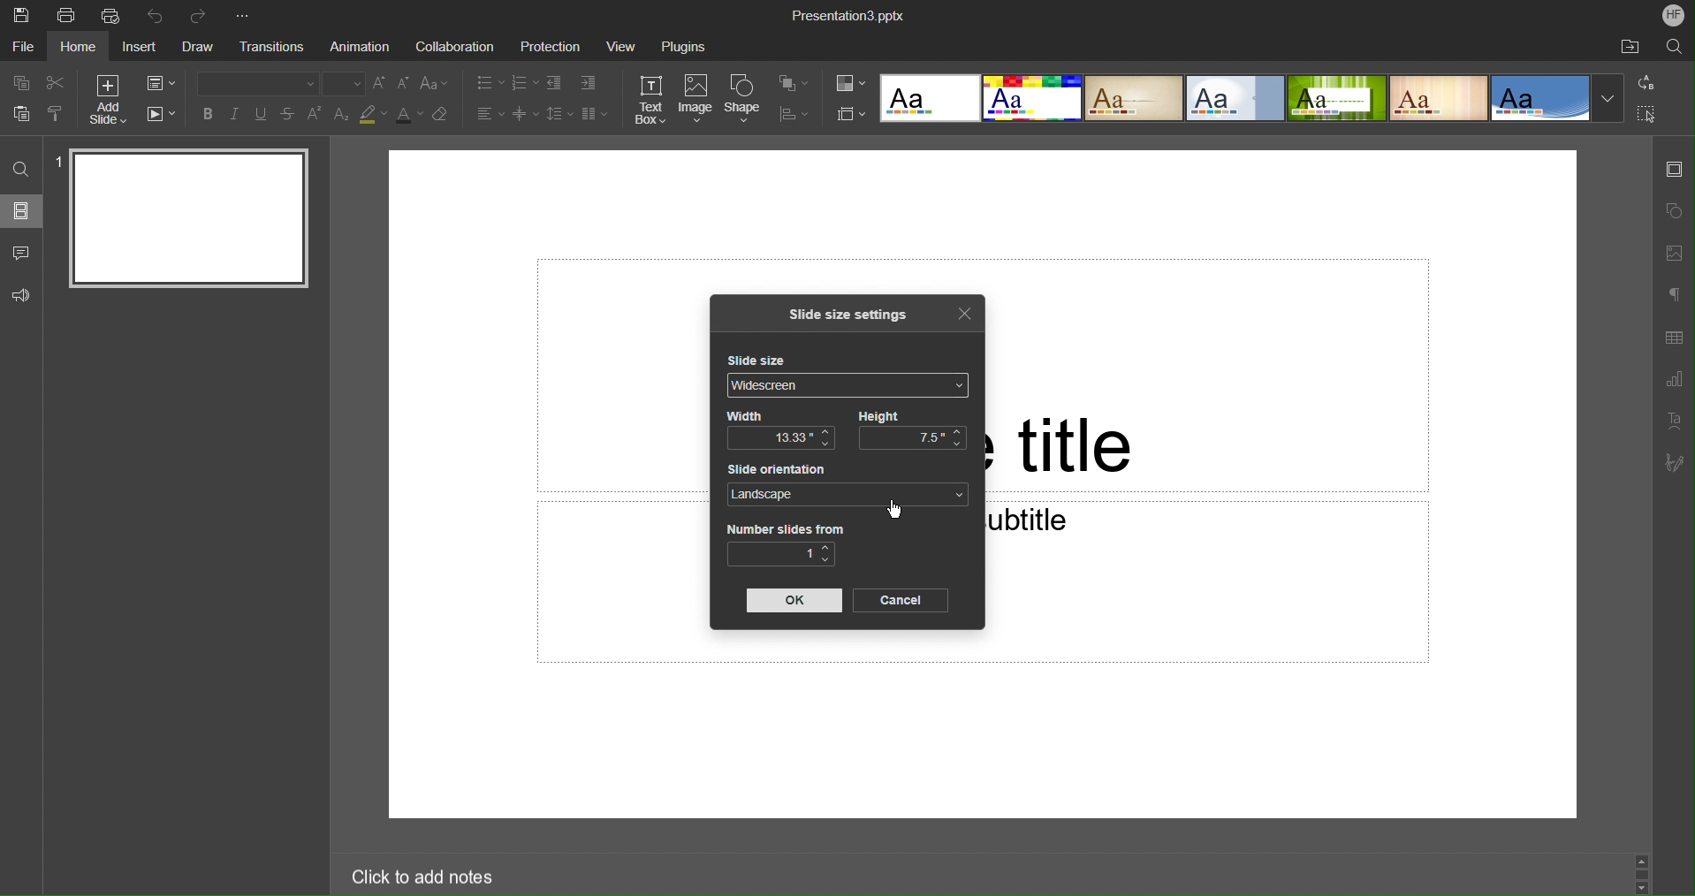 The width and height of the screenshot is (1695, 896). Describe the element at coordinates (745, 99) in the screenshot. I see `Shape` at that location.